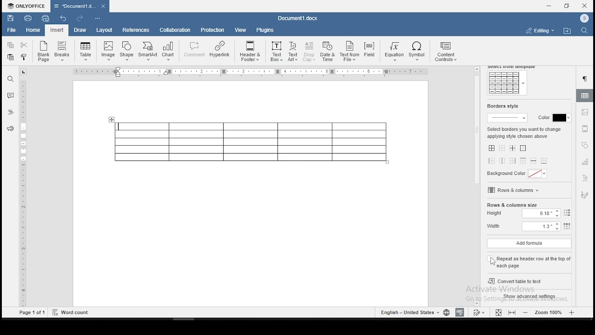  What do you see at coordinates (480, 312) in the screenshot?
I see `track changes` at bounding box center [480, 312].